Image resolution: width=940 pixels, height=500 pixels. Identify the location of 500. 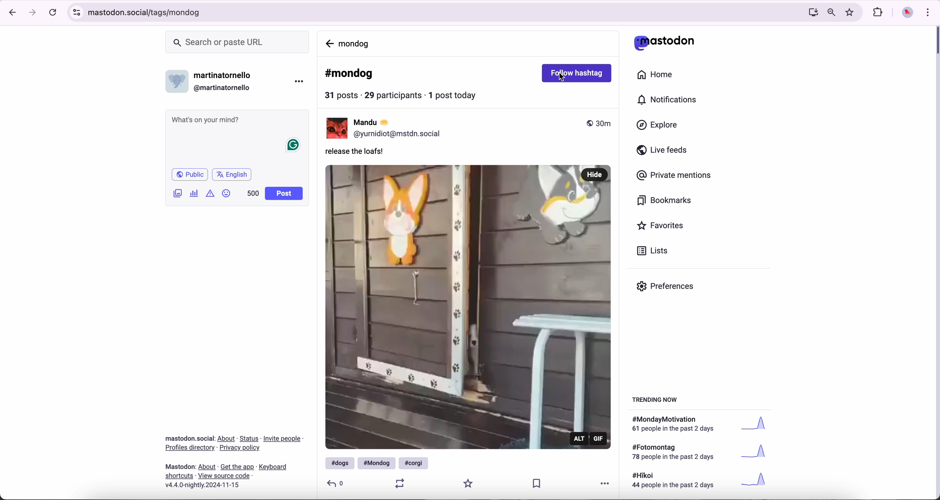
(252, 194).